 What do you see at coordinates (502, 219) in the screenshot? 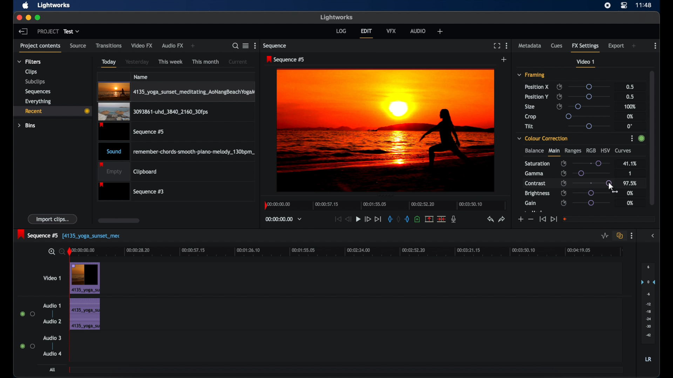
I see `redo` at bounding box center [502, 219].